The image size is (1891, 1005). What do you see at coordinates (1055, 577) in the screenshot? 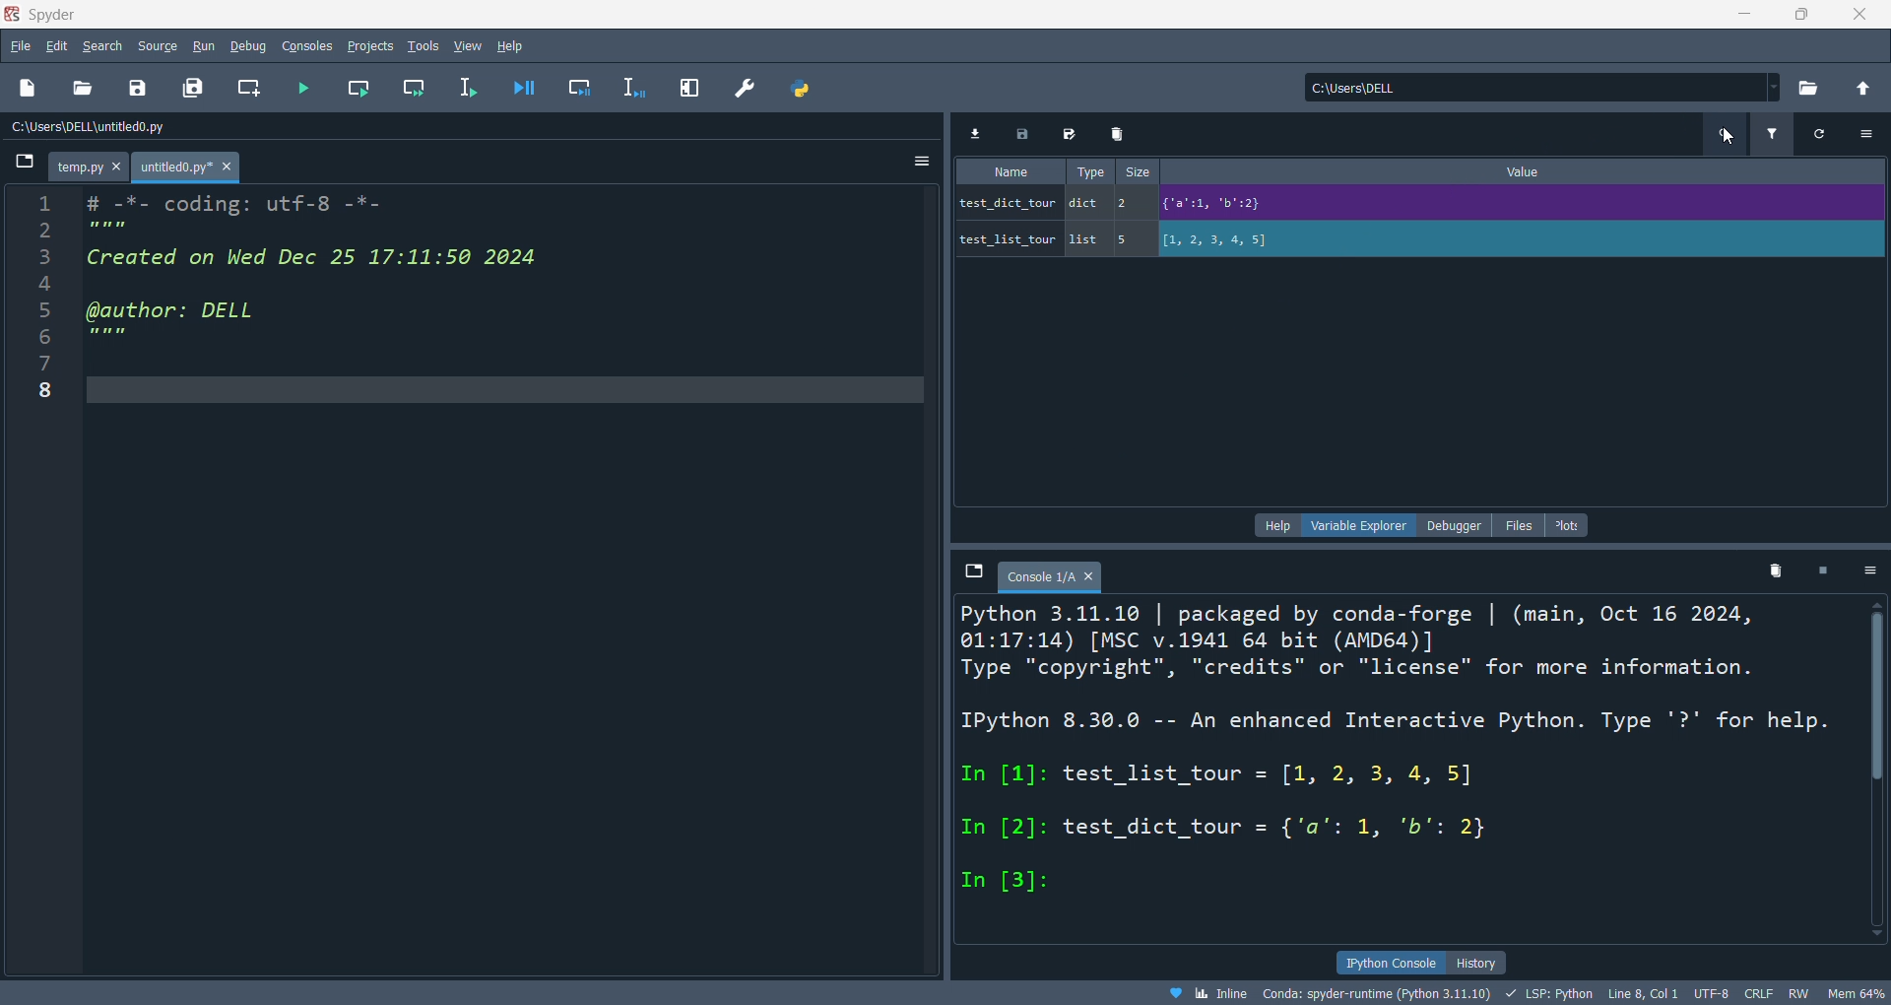
I see `tab` at bounding box center [1055, 577].